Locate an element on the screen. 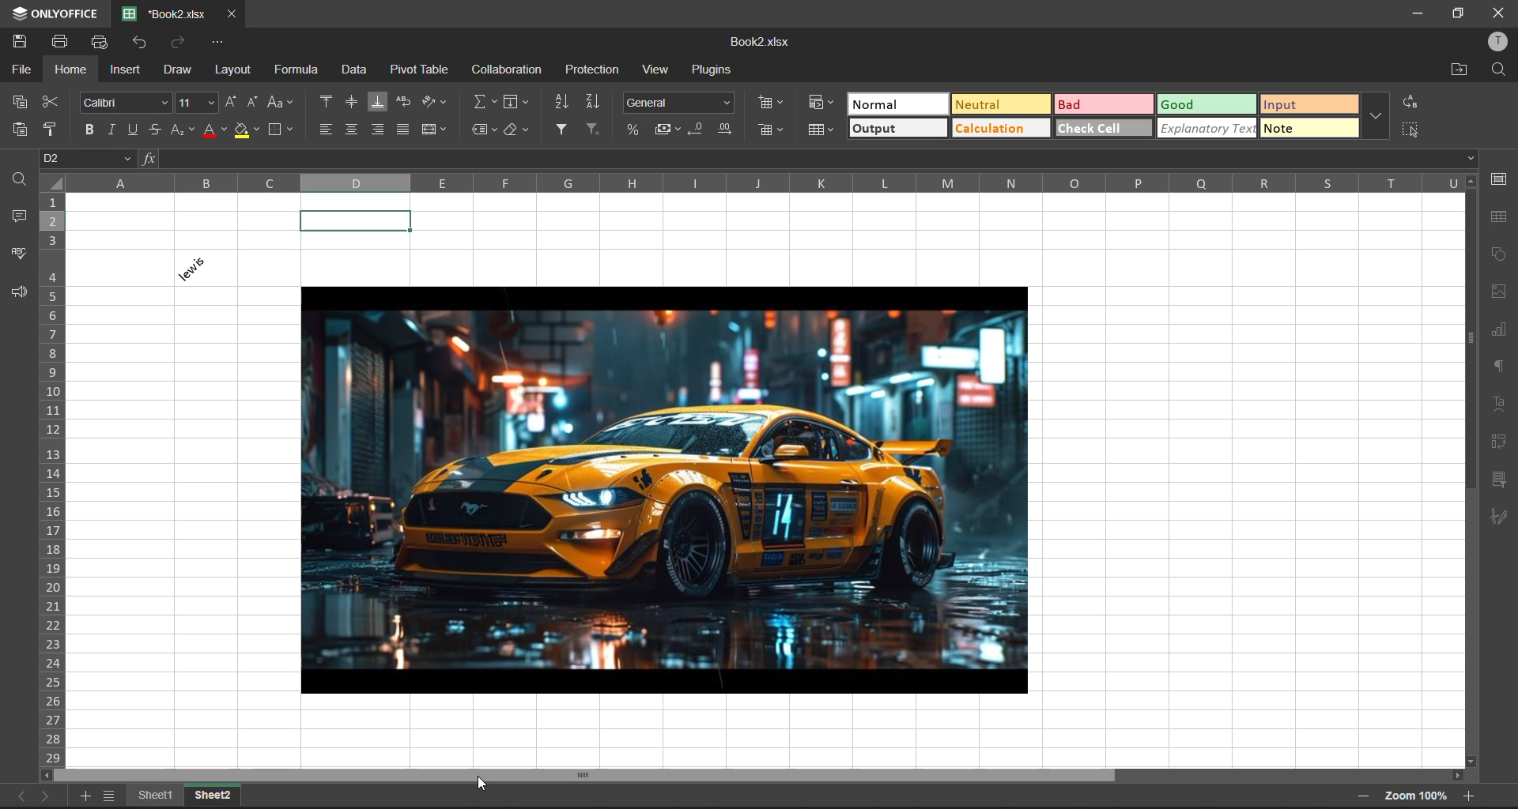 This screenshot has width=1518, height=809. shapes is located at coordinates (1498, 255).